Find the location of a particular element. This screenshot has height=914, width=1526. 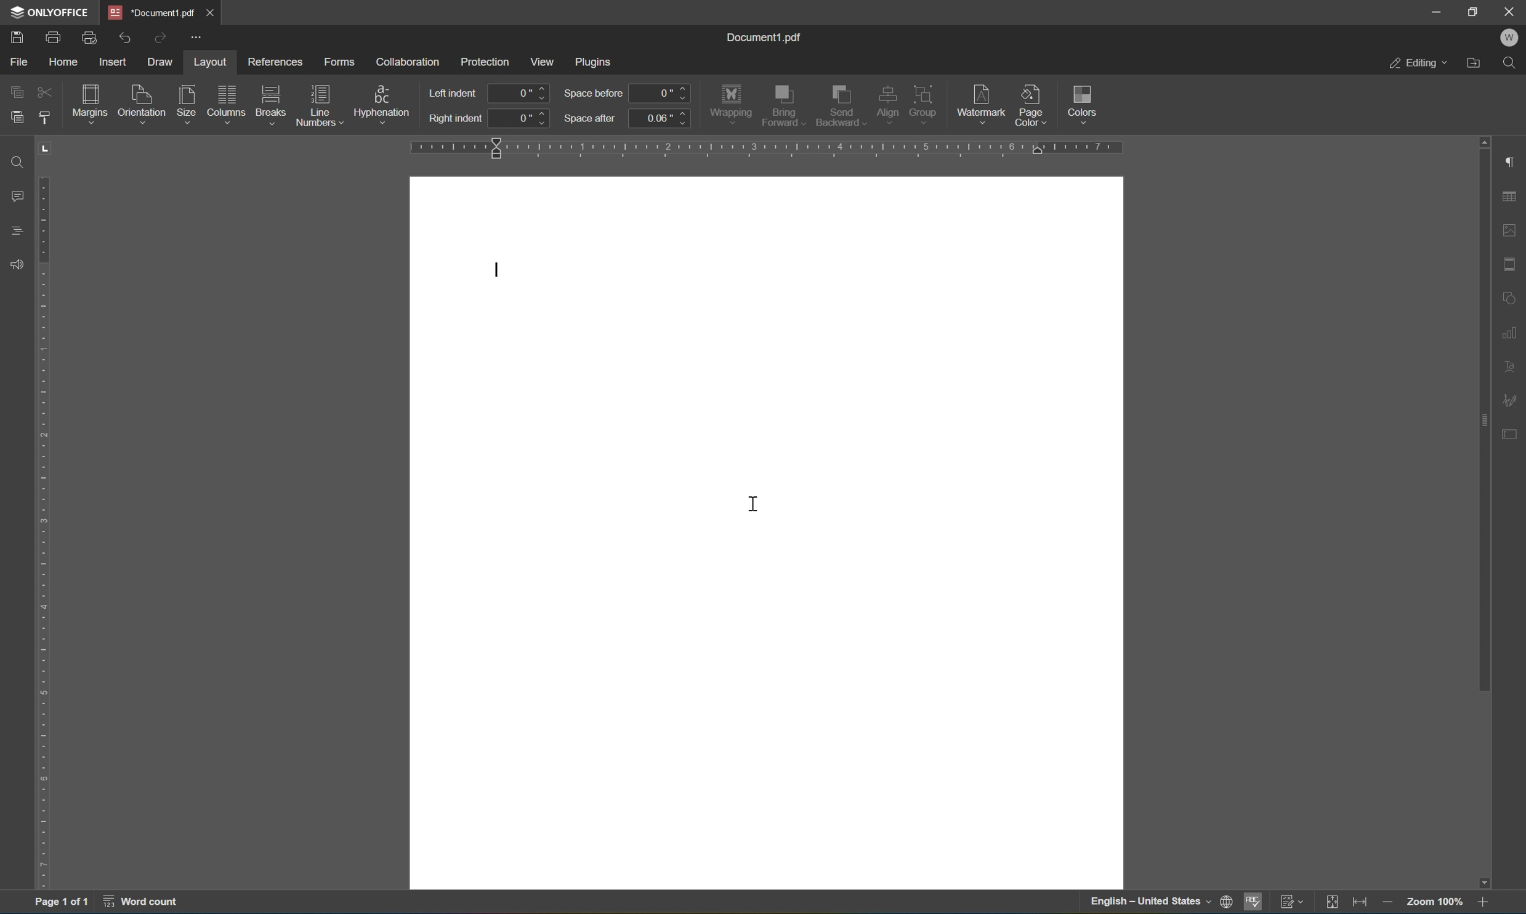

Find is located at coordinates (14, 161).